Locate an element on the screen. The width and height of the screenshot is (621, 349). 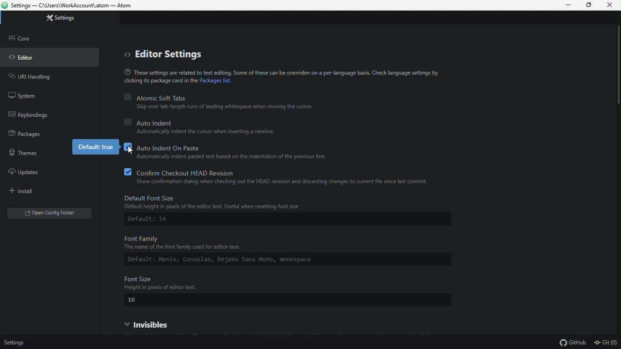
Open folder is located at coordinates (52, 215).